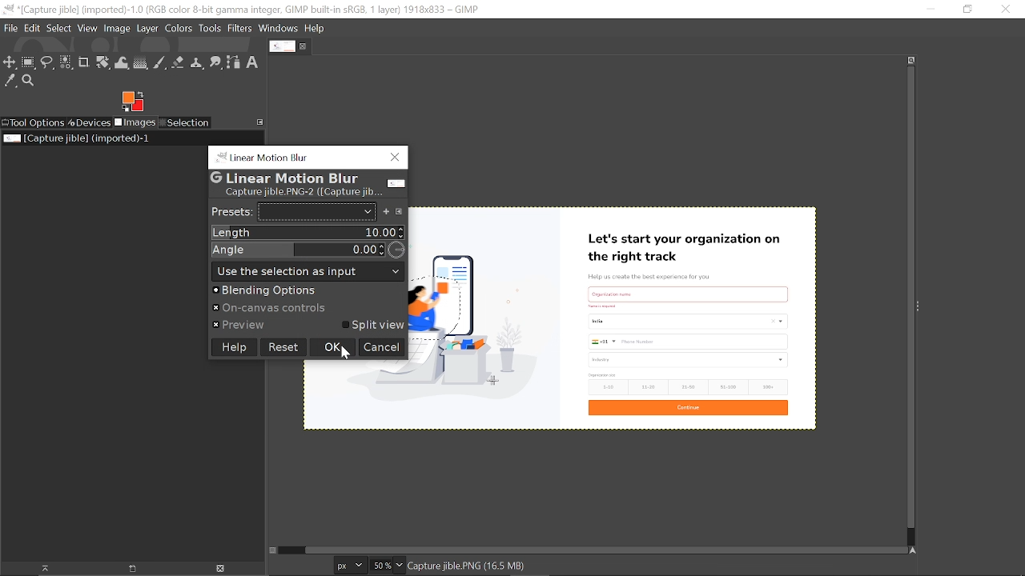  I want to click on use the selection output, so click(307, 270).